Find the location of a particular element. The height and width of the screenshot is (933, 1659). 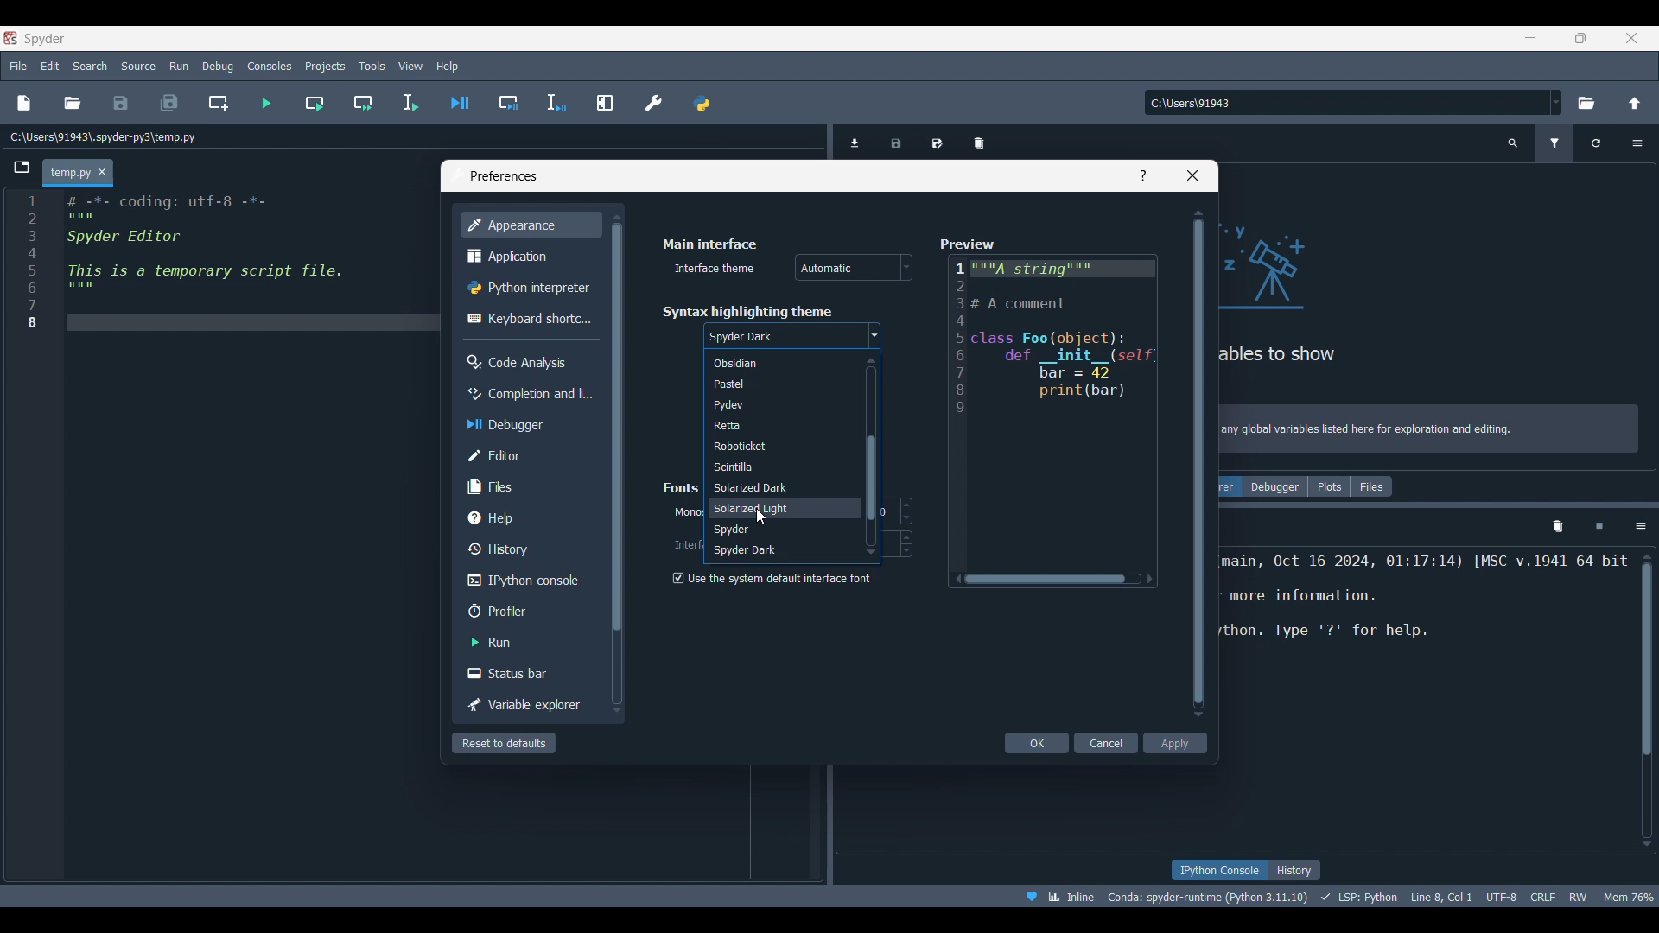

Window title is located at coordinates (504, 176).